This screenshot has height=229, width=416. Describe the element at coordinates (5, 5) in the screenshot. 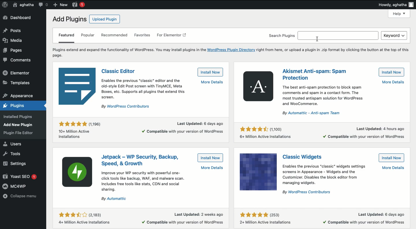

I see `Logo` at that location.